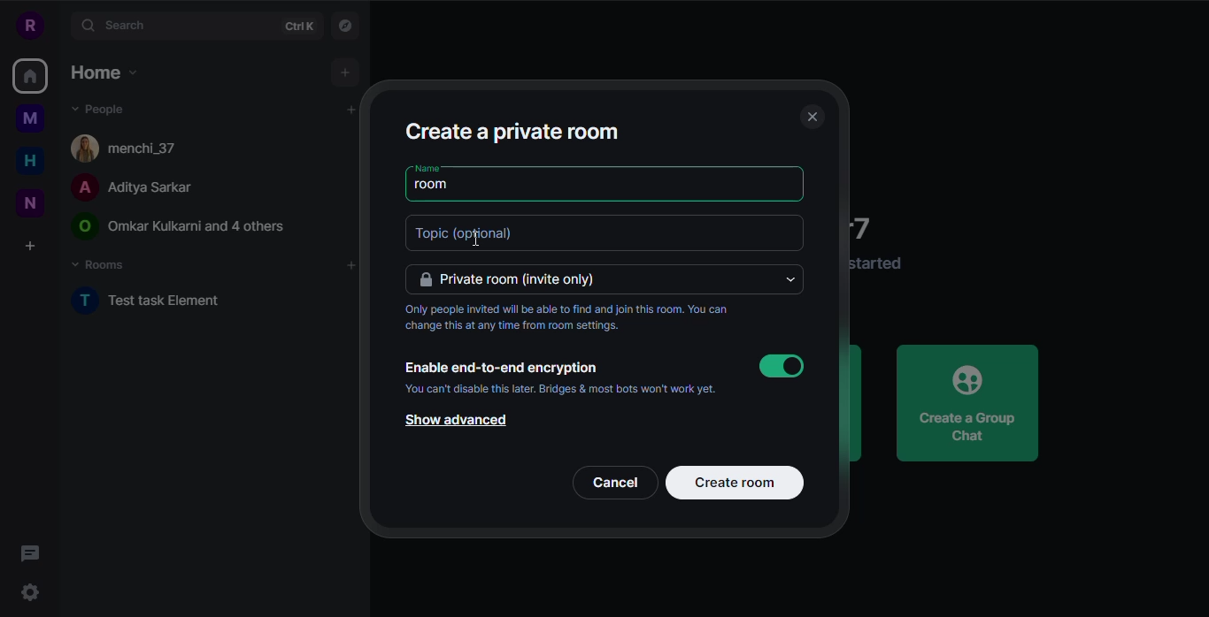  Describe the element at coordinates (471, 240) in the screenshot. I see `Text cursor` at that location.